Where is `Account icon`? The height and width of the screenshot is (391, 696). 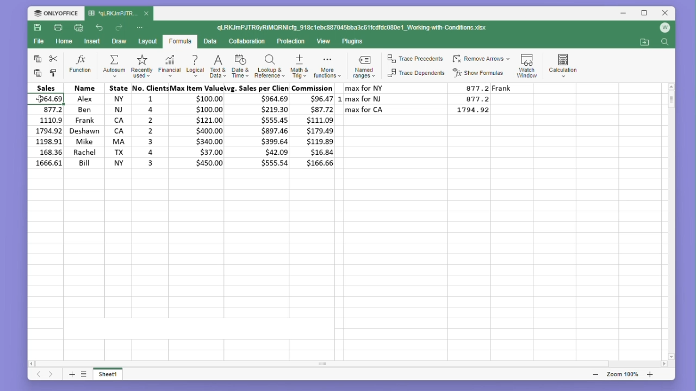 Account icon is located at coordinates (662, 29).